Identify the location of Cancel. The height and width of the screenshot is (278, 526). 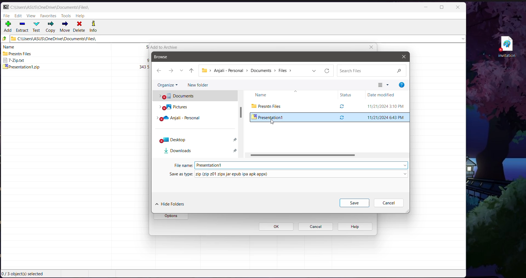
(388, 203).